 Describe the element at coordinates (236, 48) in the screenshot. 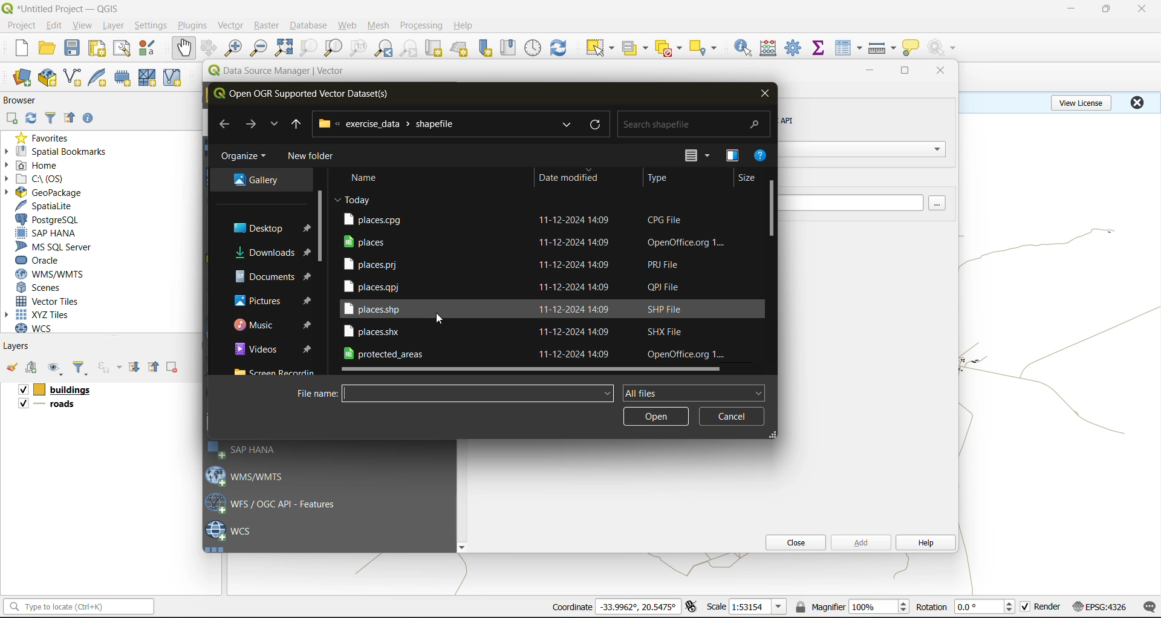

I see `zoom in` at that location.